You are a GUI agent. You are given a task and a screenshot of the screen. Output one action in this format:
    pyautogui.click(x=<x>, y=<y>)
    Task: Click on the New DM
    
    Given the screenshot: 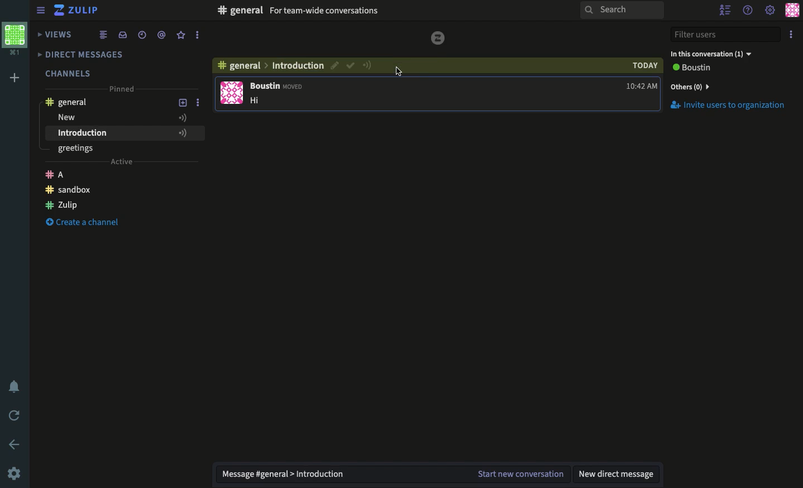 What is the action you would take?
    pyautogui.click(x=619, y=475)
    